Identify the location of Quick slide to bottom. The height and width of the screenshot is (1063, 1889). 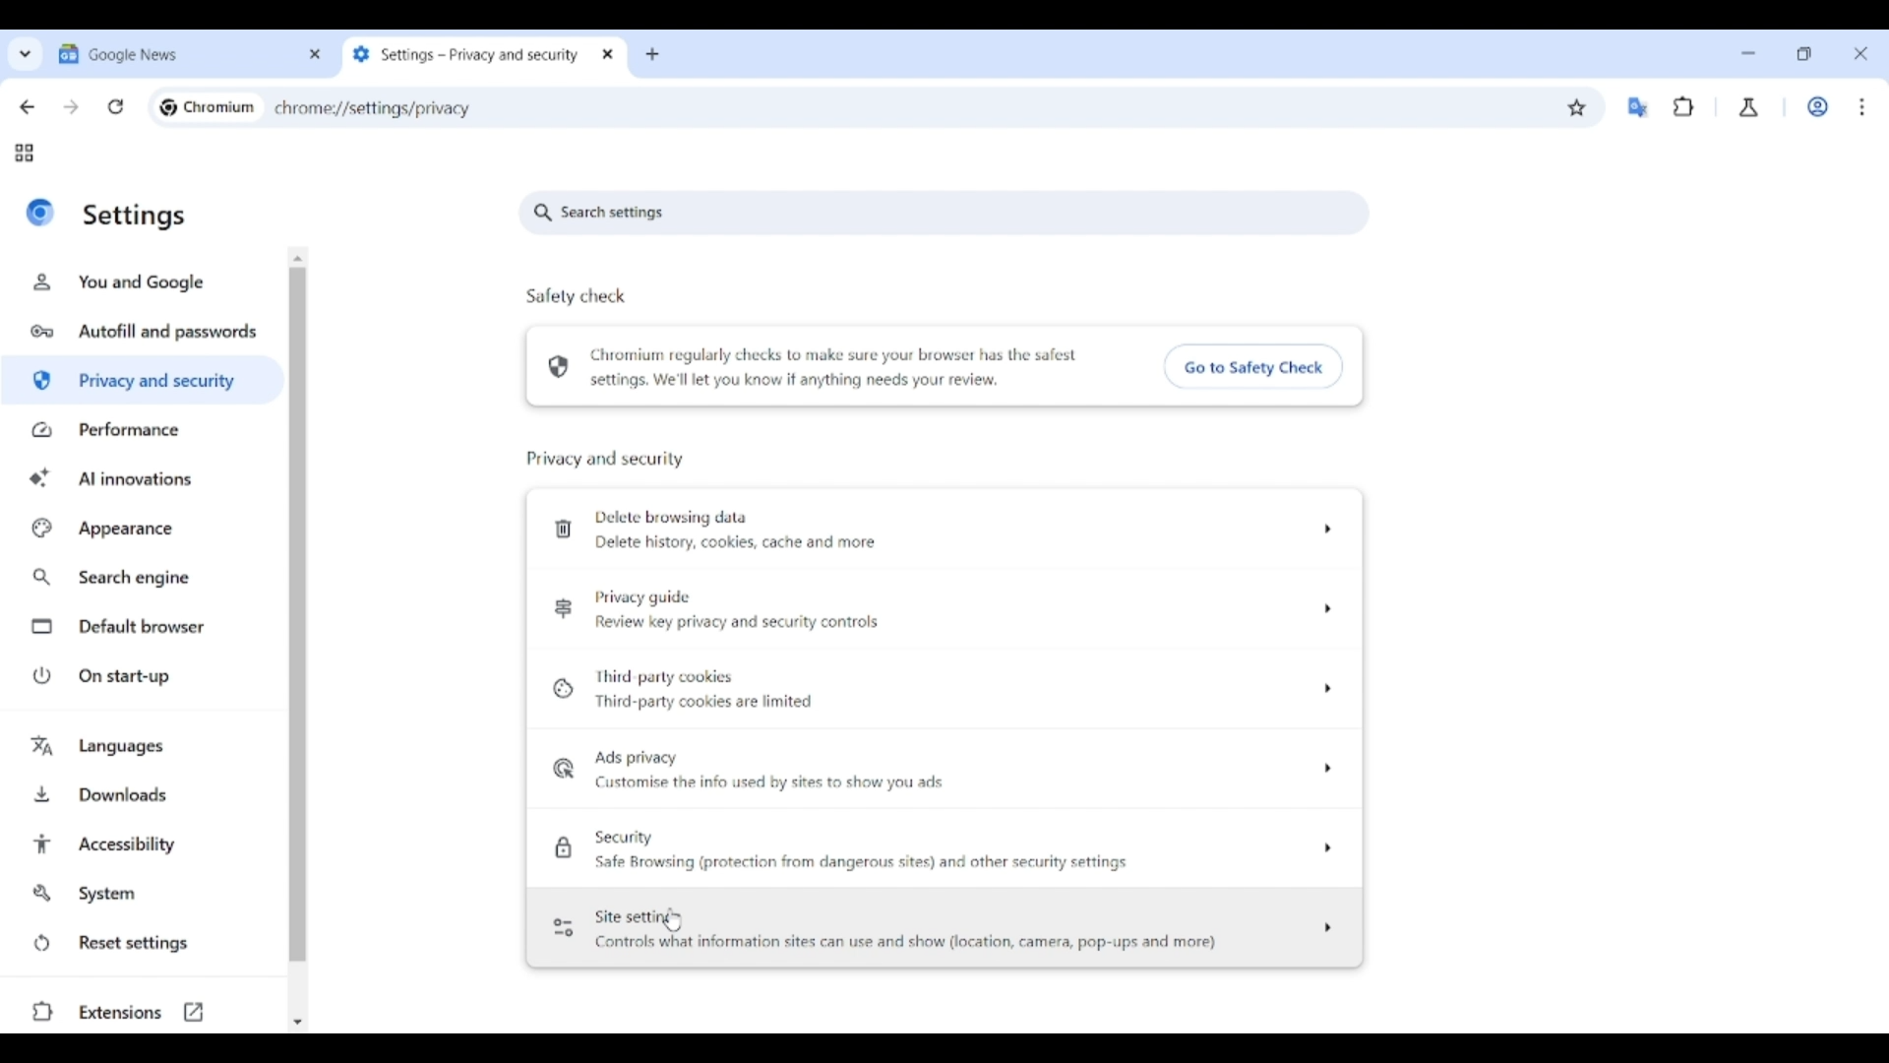
(297, 1023).